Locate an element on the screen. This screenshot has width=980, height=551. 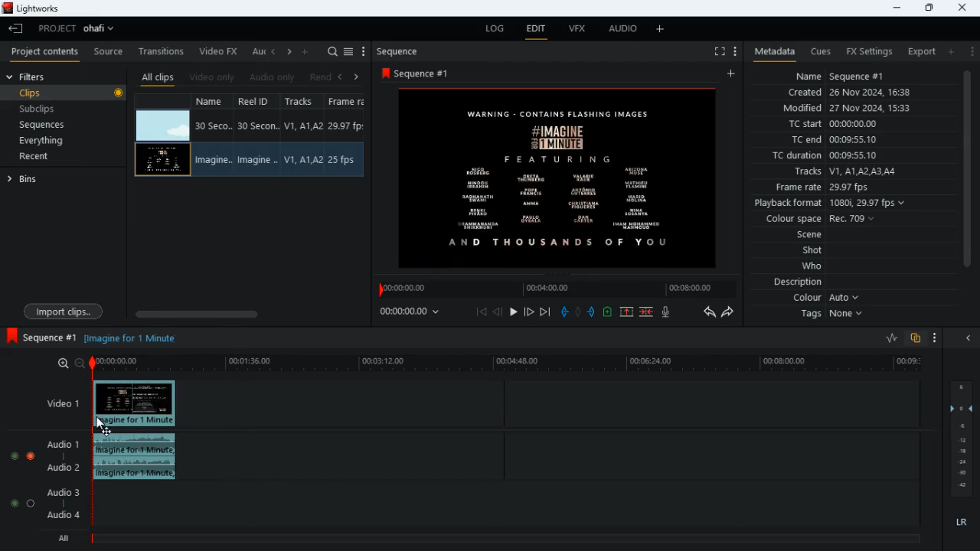
mic is located at coordinates (669, 314).